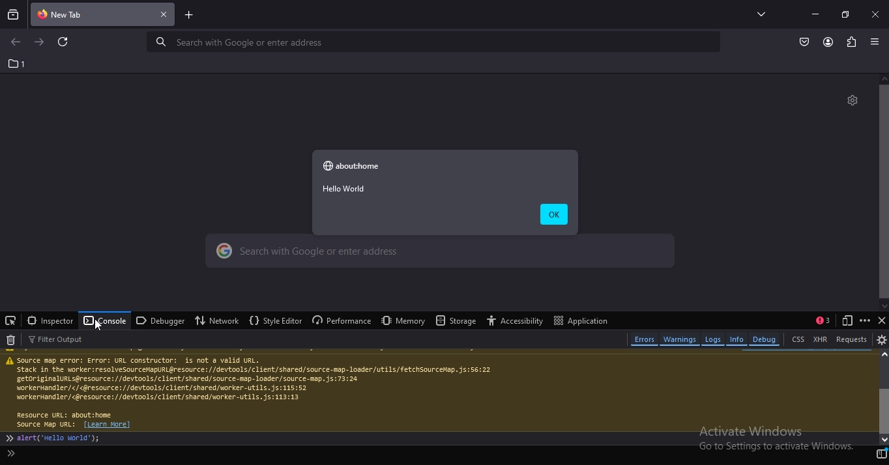 This screenshot has height=465, width=889. I want to click on requests, so click(853, 339).